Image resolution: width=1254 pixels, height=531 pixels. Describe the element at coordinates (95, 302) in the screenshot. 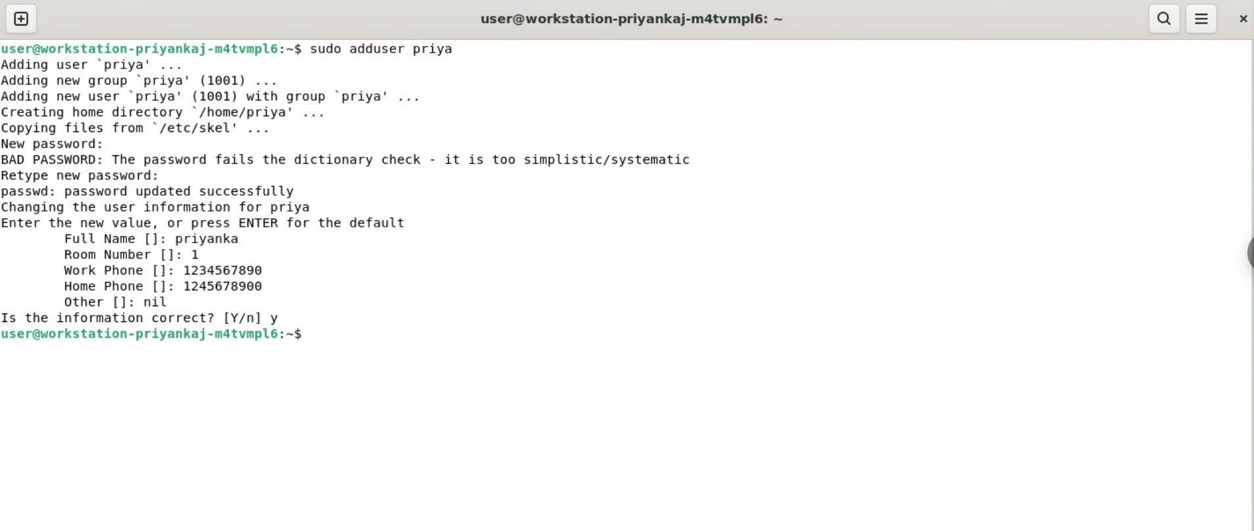

I see `other []:` at that location.